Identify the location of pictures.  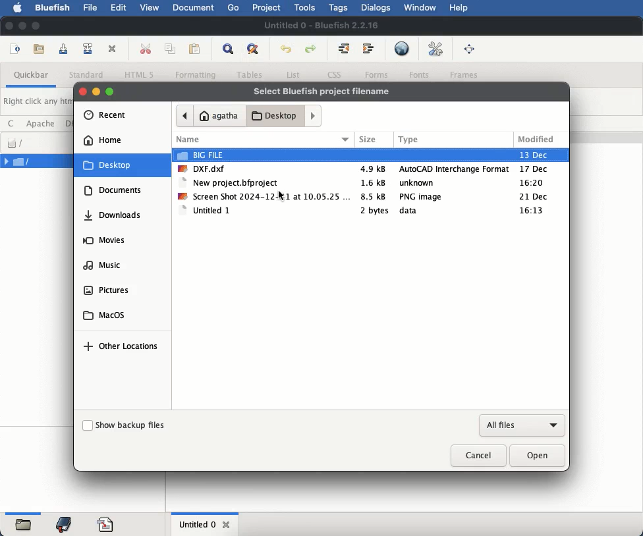
(107, 290).